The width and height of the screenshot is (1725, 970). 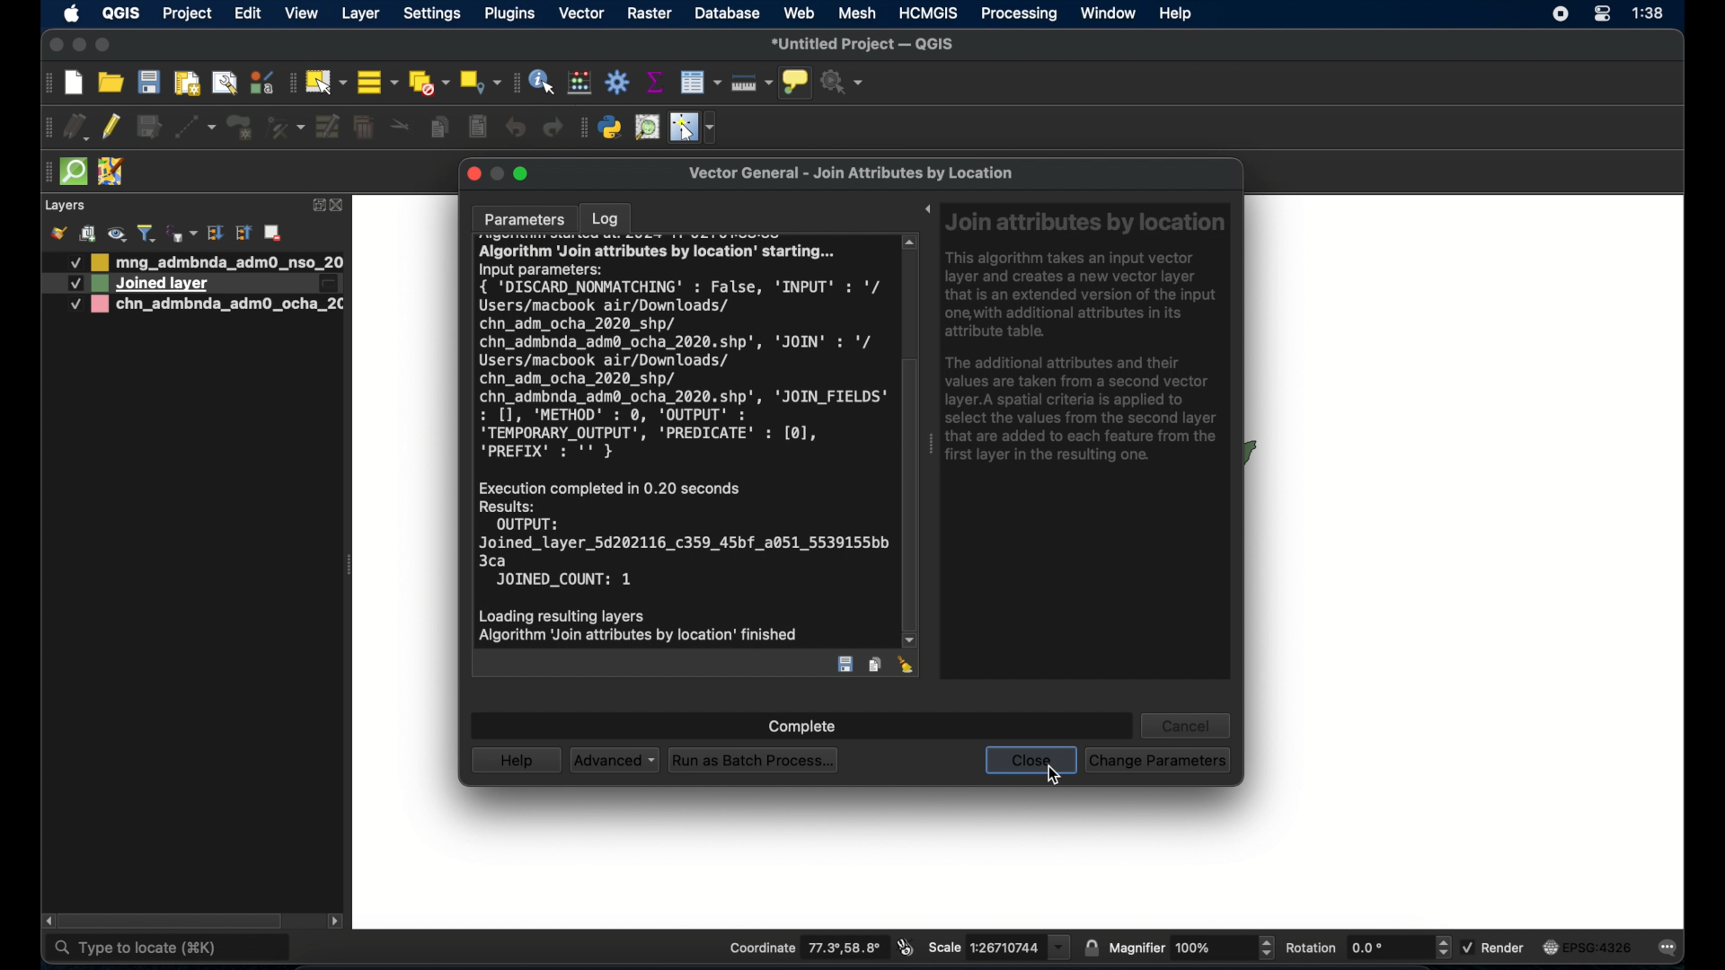 What do you see at coordinates (585, 14) in the screenshot?
I see `vector` at bounding box center [585, 14].